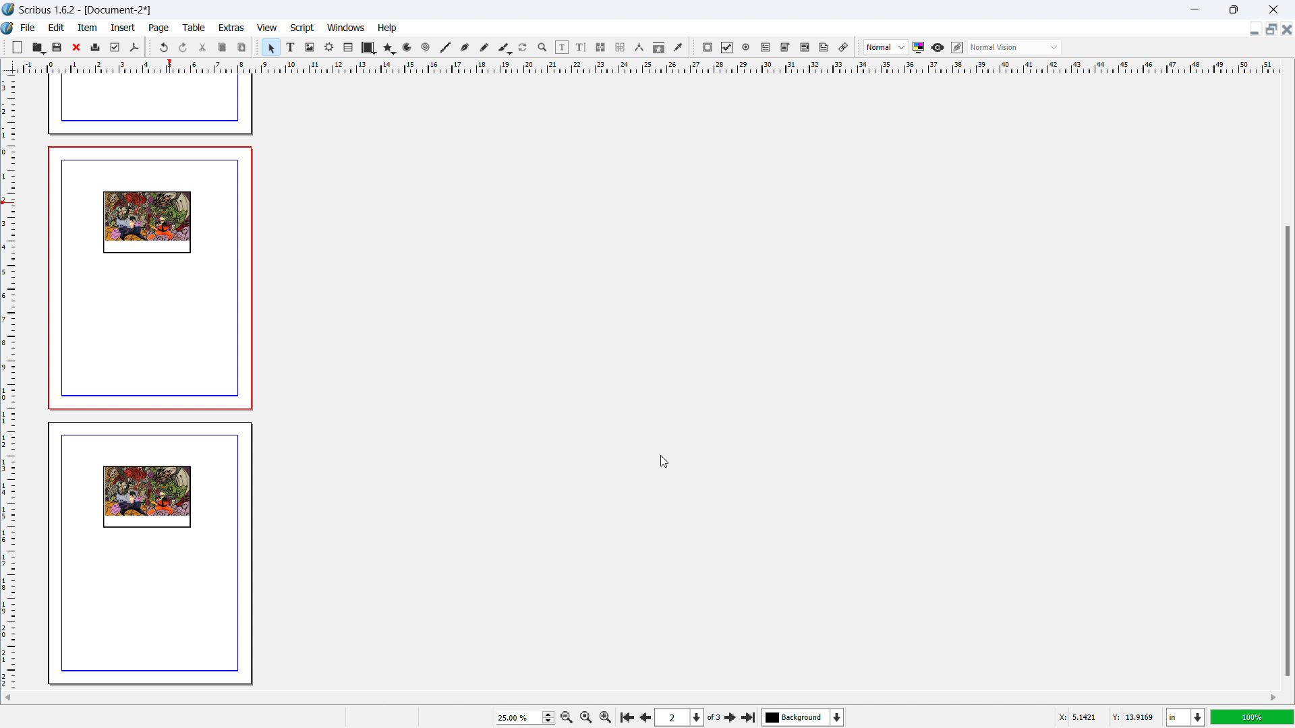  What do you see at coordinates (525, 717) in the screenshot?
I see `zoom level` at bounding box center [525, 717].